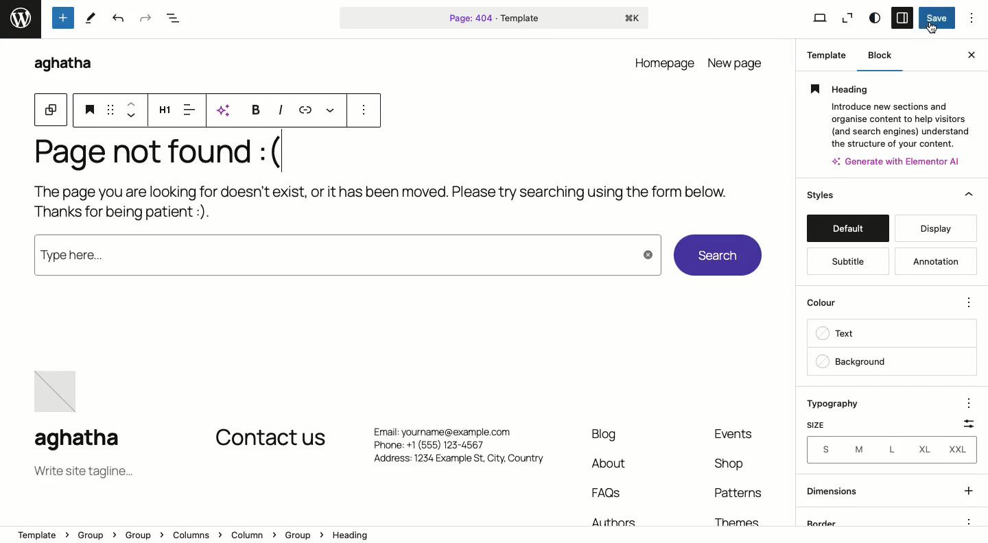  What do you see at coordinates (342, 256) in the screenshot?
I see `type here` at bounding box center [342, 256].